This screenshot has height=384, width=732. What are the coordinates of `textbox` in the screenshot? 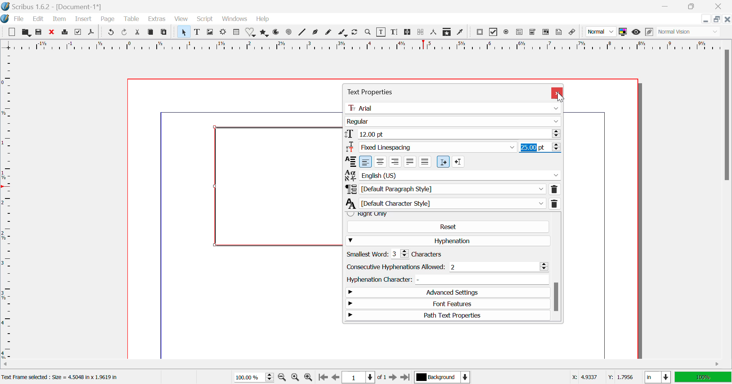 It's located at (279, 187).